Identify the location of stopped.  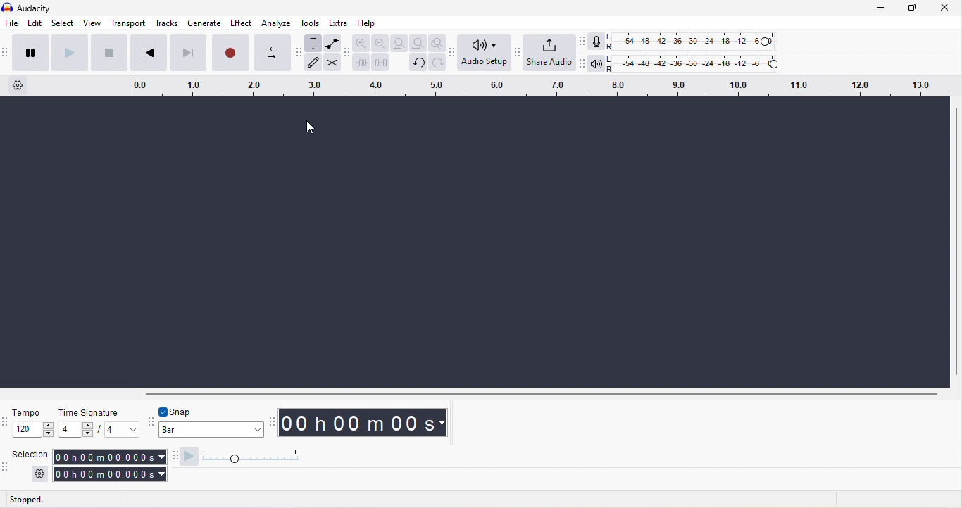
(44, 500).